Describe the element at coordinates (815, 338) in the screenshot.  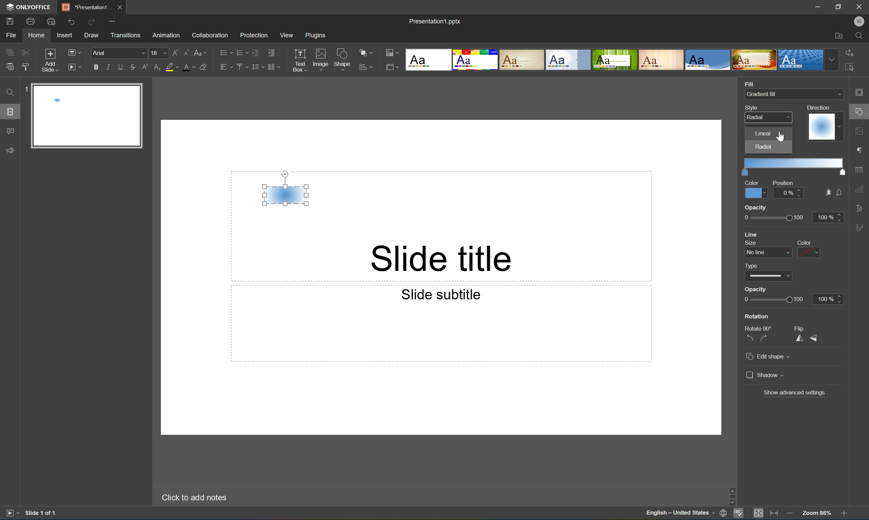
I see `Flip vertically` at that location.